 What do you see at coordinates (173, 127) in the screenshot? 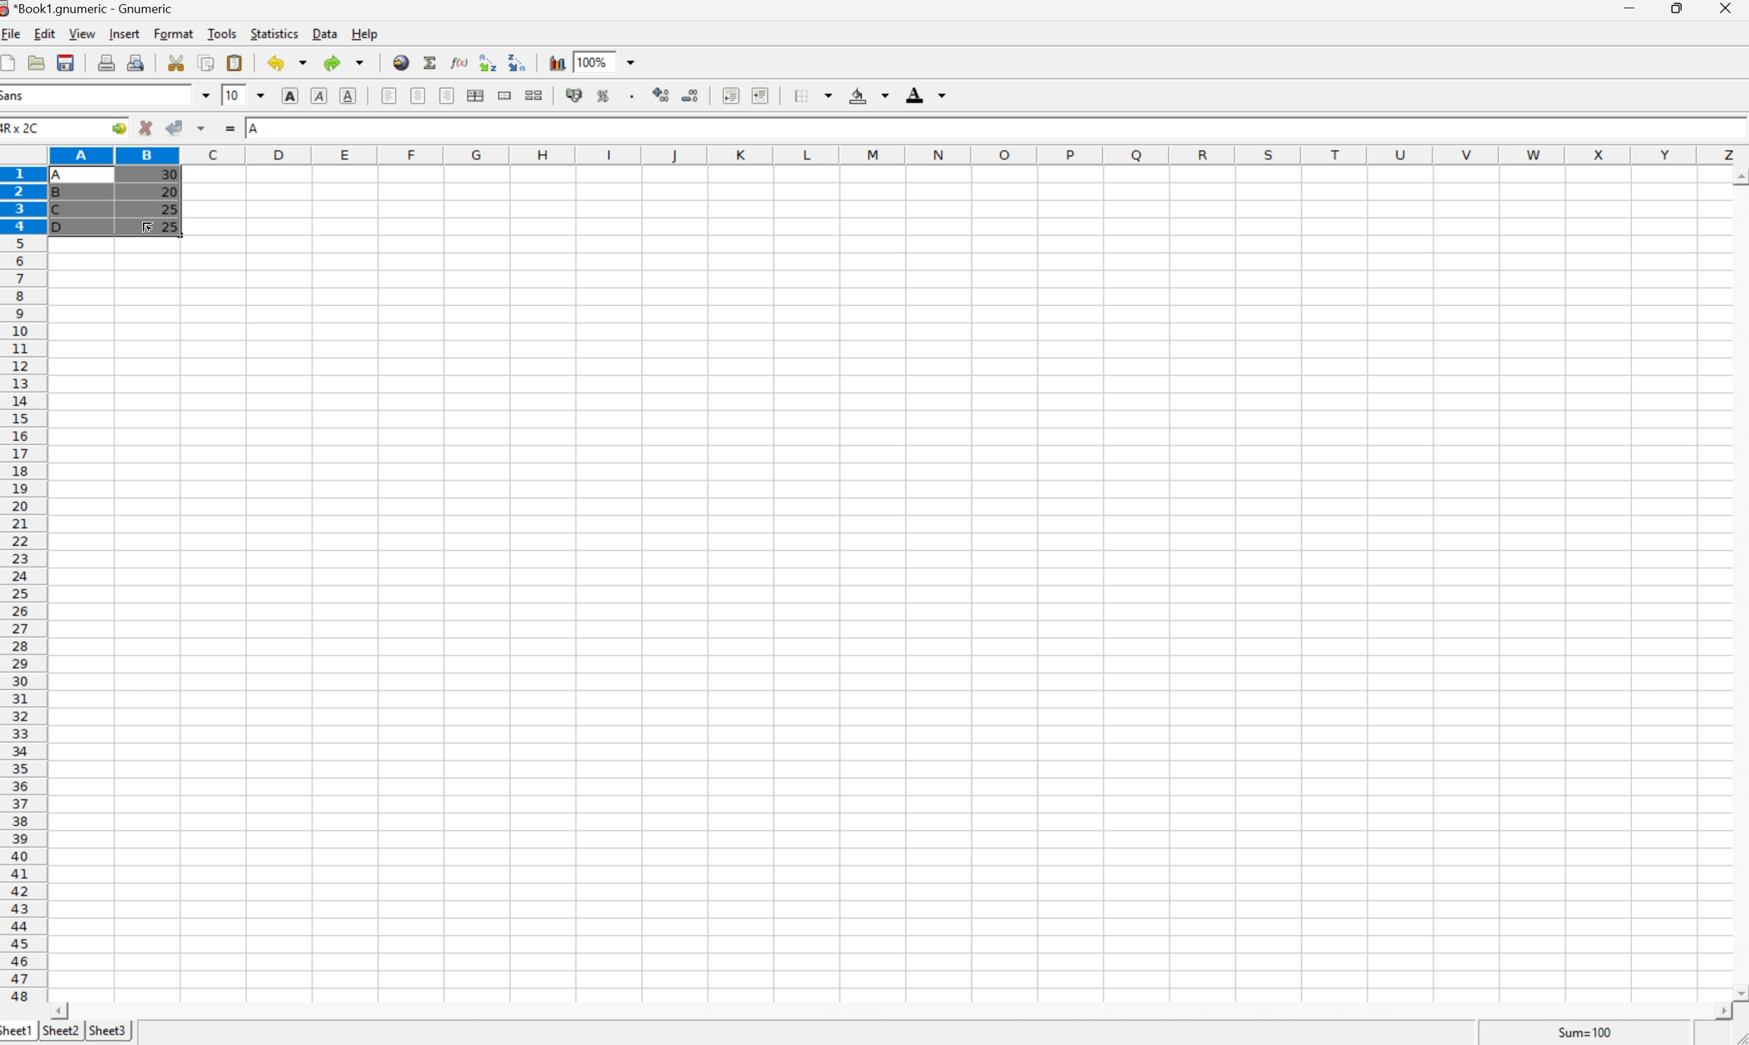
I see `Accept Changes` at bounding box center [173, 127].